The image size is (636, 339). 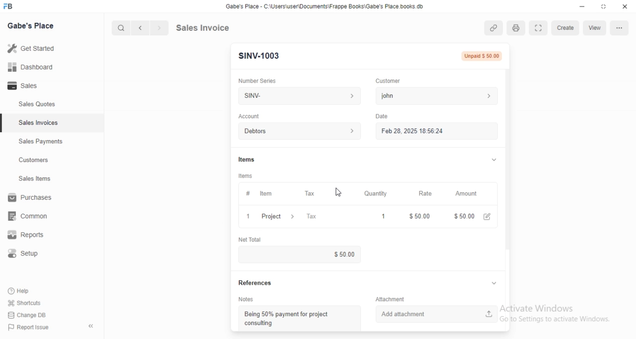 What do you see at coordinates (392, 80) in the screenshot?
I see `Customer` at bounding box center [392, 80].